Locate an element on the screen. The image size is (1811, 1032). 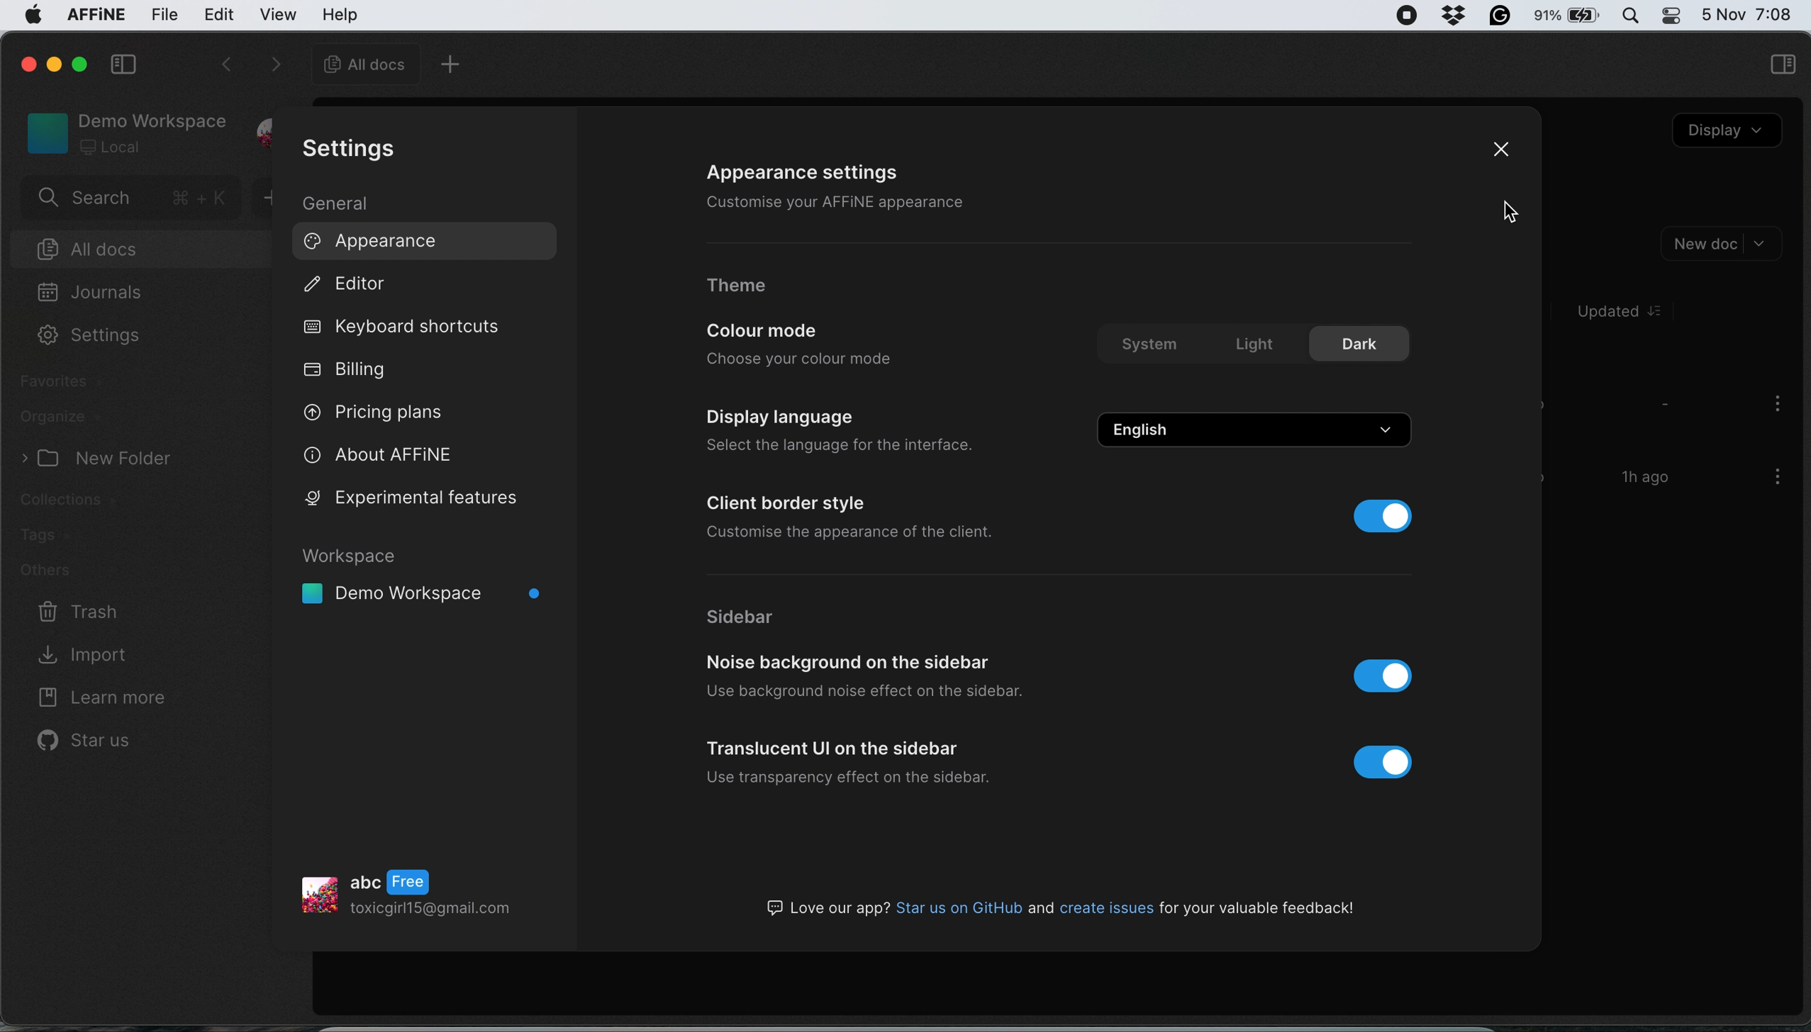
battery is located at coordinates (1571, 17).